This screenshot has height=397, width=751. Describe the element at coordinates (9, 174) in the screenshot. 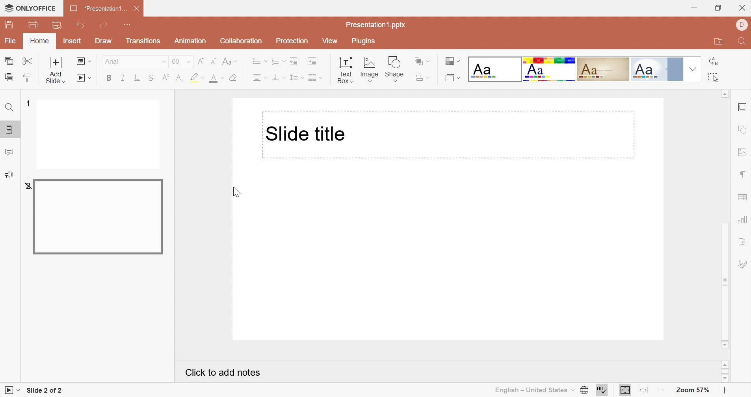

I see `Feedback & Support` at that location.